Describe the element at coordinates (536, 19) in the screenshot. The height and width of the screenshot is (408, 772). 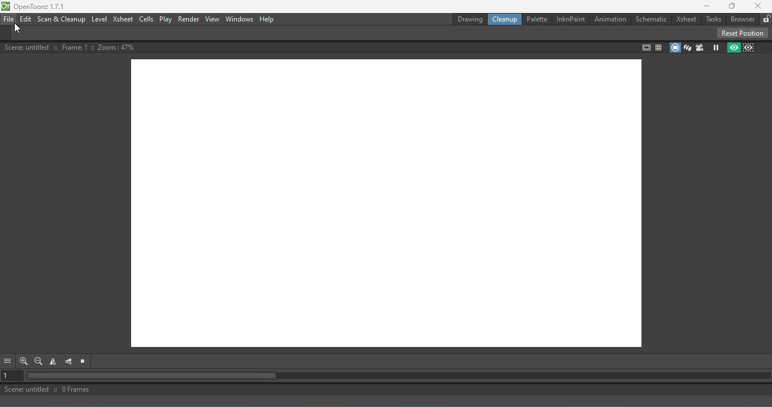
I see `Palettte` at that location.